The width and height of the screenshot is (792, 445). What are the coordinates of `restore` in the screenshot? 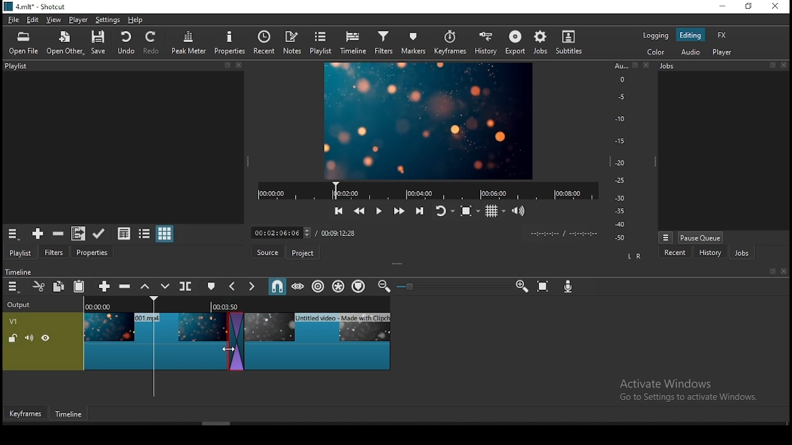 It's located at (750, 7).